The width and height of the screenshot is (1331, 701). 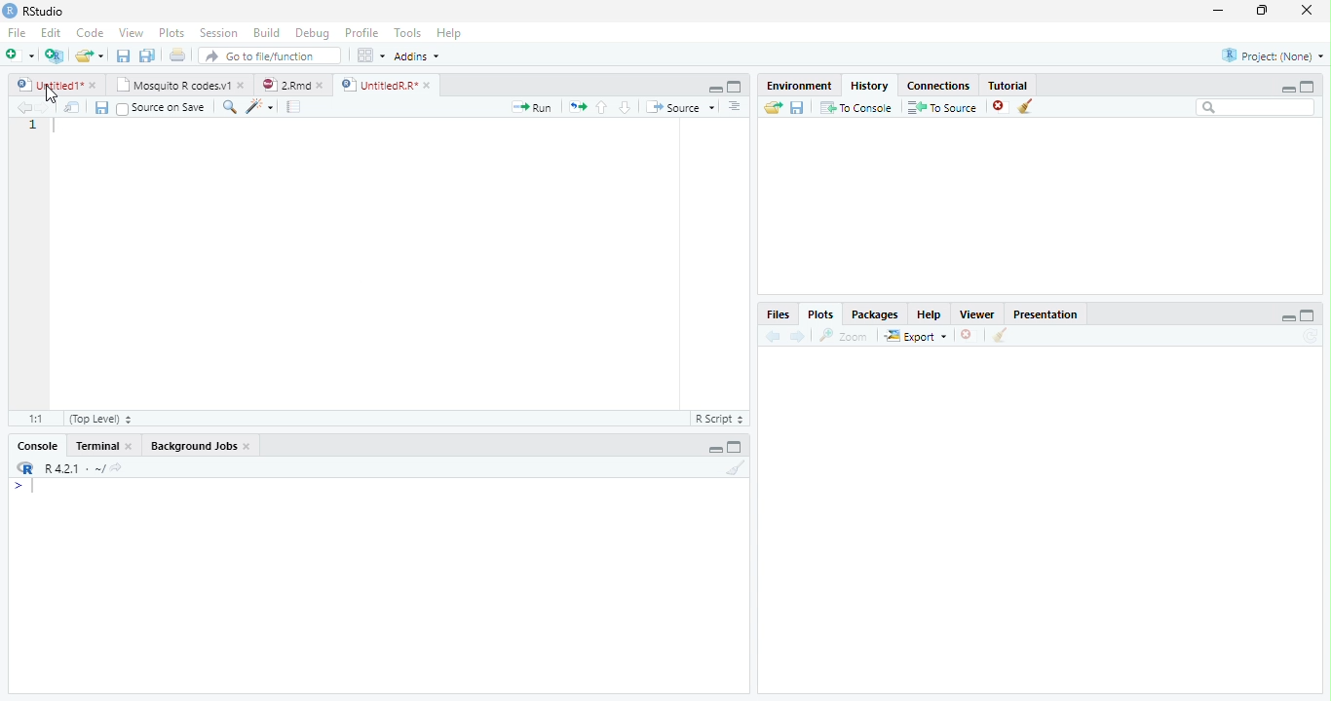 I want to click on re-run the previous code, so click(x=577, y=106).